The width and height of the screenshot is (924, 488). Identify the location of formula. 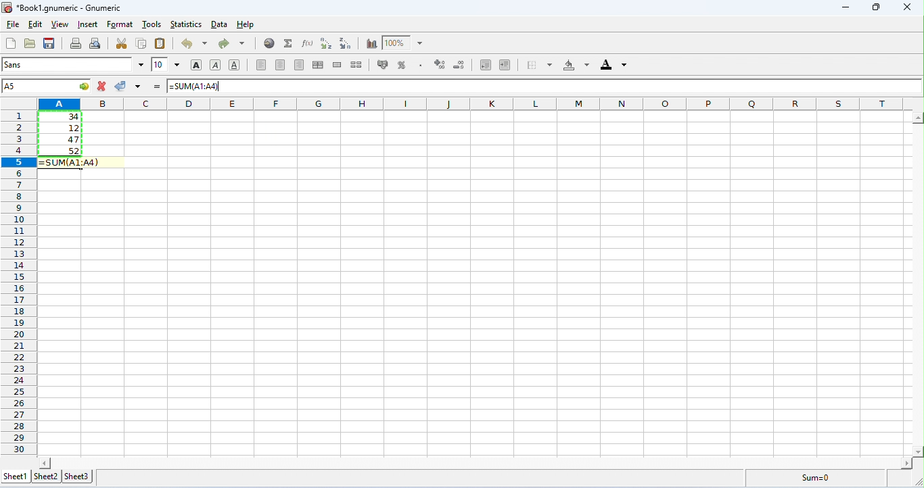
(816, 477).